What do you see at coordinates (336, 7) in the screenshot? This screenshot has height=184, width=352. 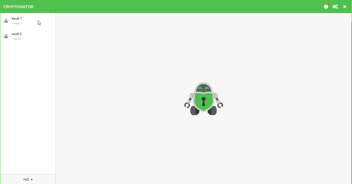 I see `preferences` at bounding box center [336, 7].